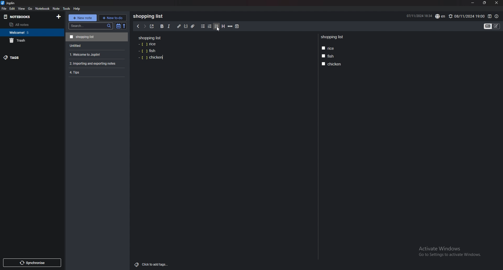 This screenshot has height=270, width=503. What do you see at coordinates (217, 29) in the screenshot?
I see `Cursor` at bounding box center [217, 29].